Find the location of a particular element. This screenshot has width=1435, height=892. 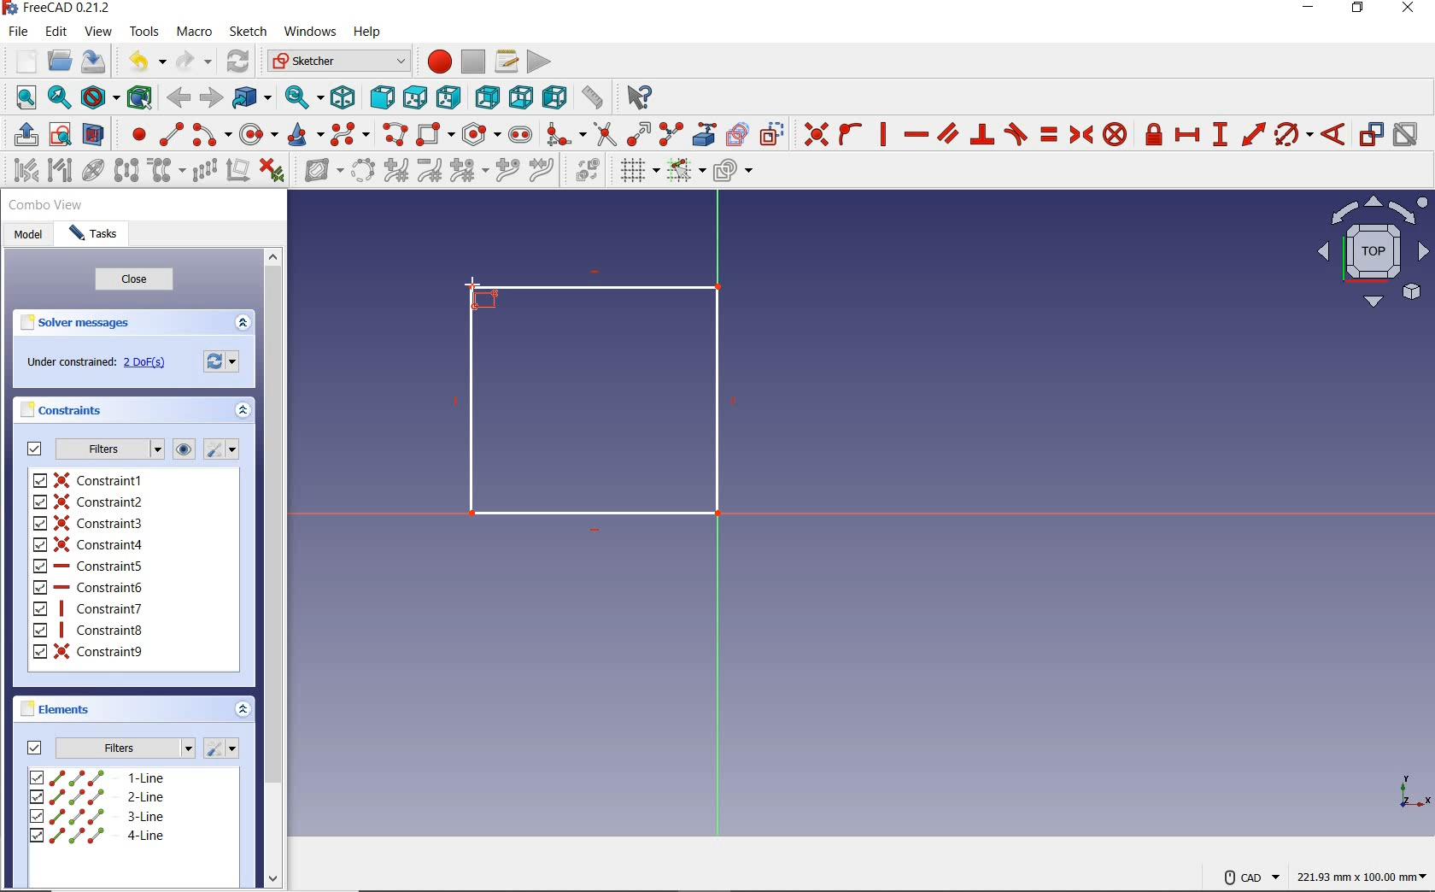

filters is located at coordinates (91, 449).